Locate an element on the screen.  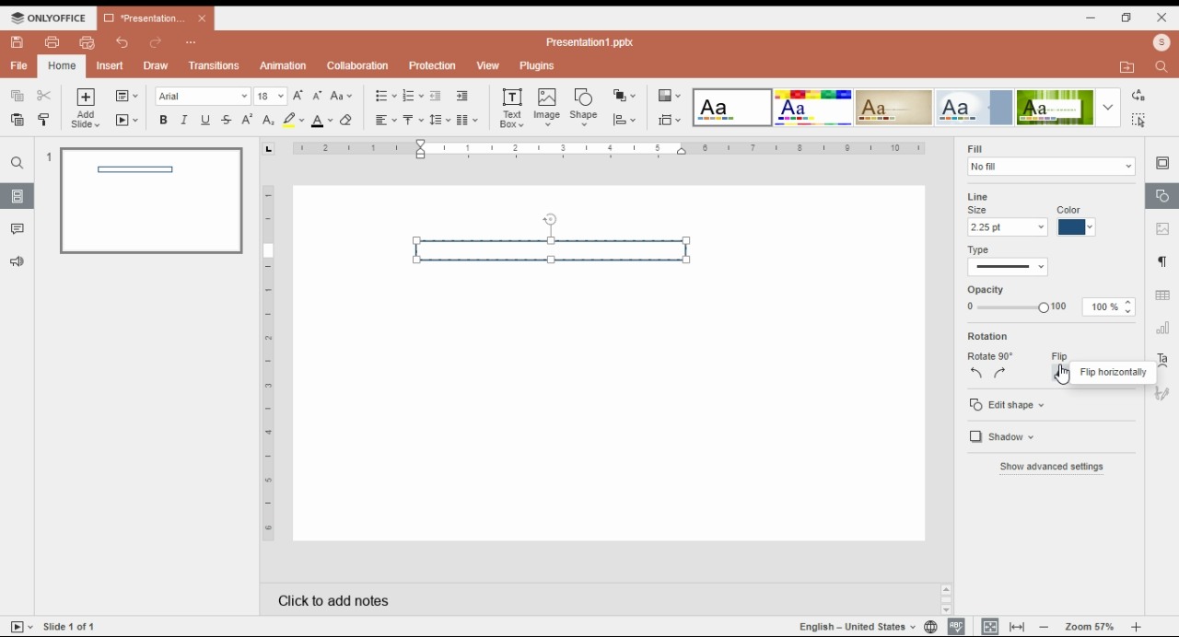
slide 1 is located at coordinates (151, 202).